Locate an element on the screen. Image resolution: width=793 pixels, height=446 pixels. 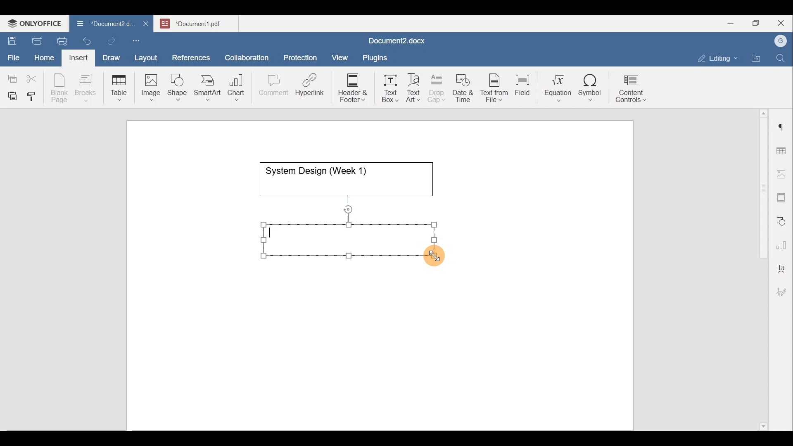
Equation is located at coordinates (560, 88).